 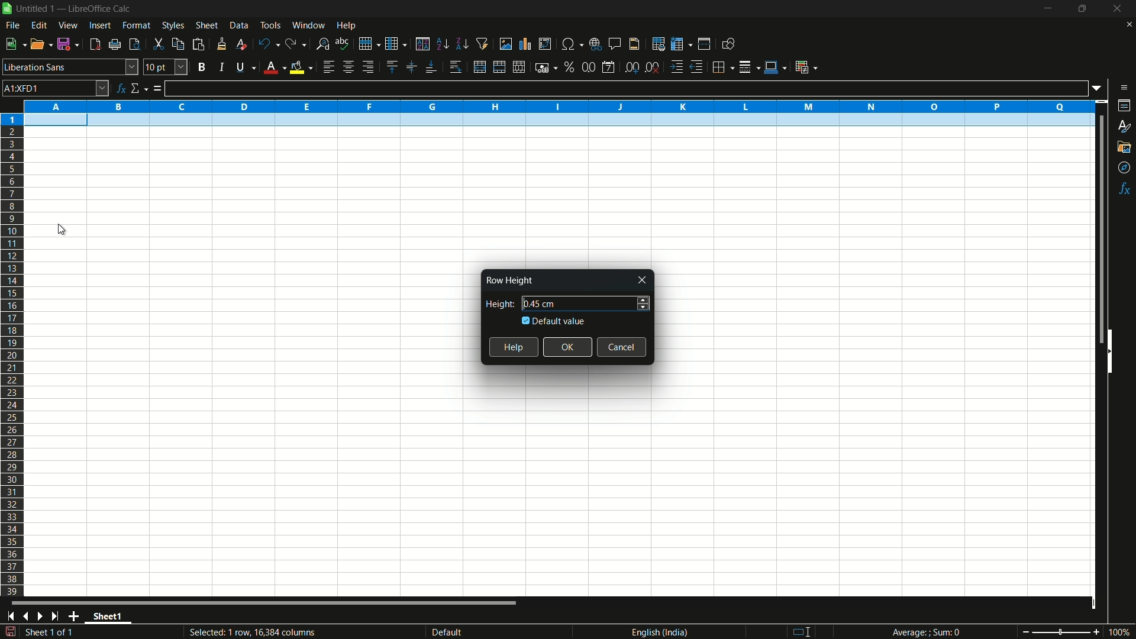 I want to click on help menu, so click(x=347, y=26).